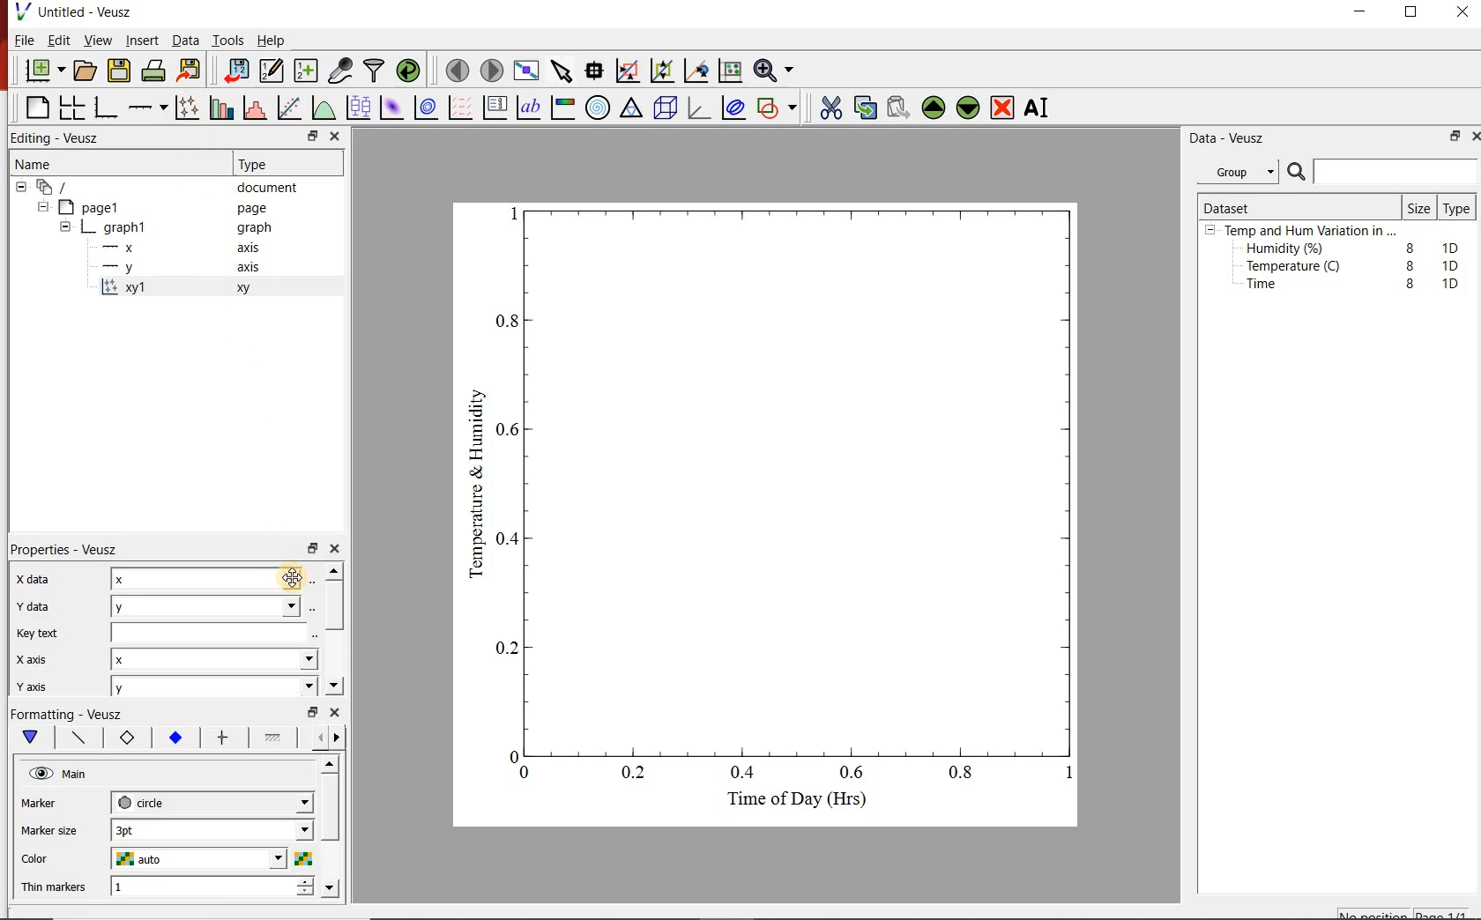 Image resolution: width=1481 pixels, height=920 pixels. I want to click on Data - Veusz, so click(1231, 138).